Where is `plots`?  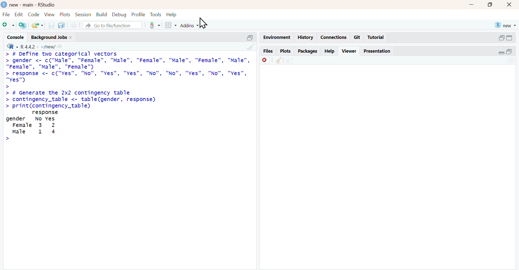 plots is located at coordinates (66, 14).